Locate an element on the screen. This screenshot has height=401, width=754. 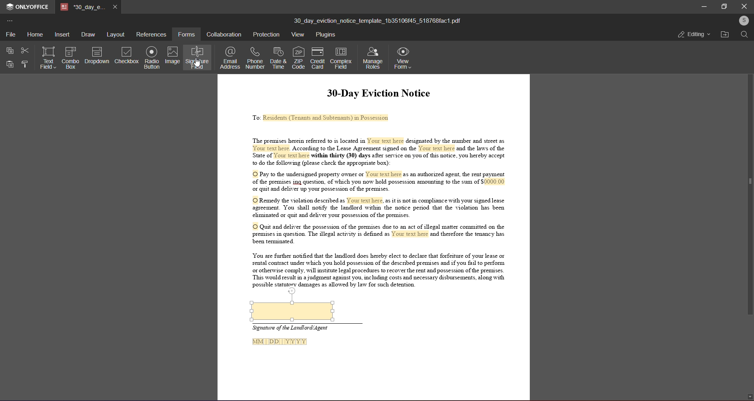
This is a 30 day eviction notice informing tenants that they must either pay overdue rent,correct a lease violation, or vacate the premises due to illegal activity. Failure to comply will result in legal actions. is located at coordinates (374, 183).